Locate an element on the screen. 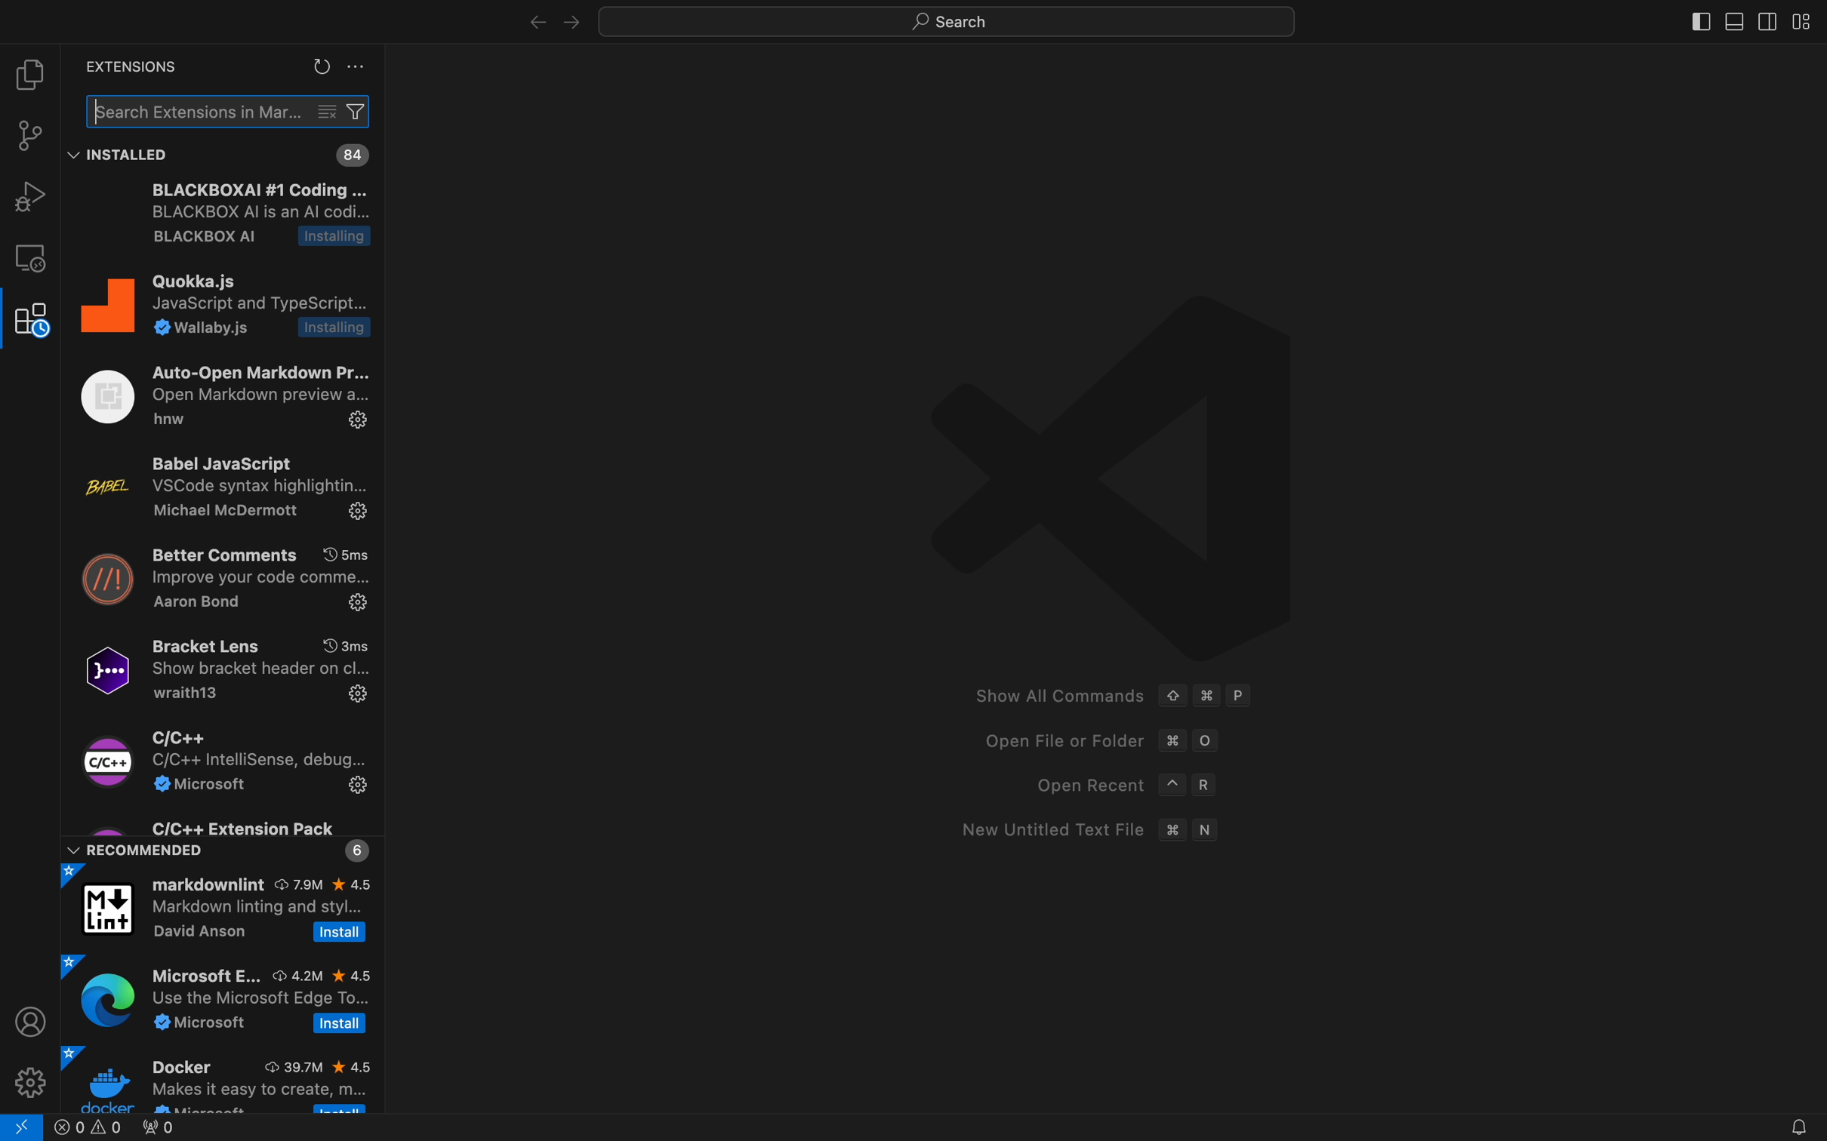  extensions is located at coordinates (125, 66).